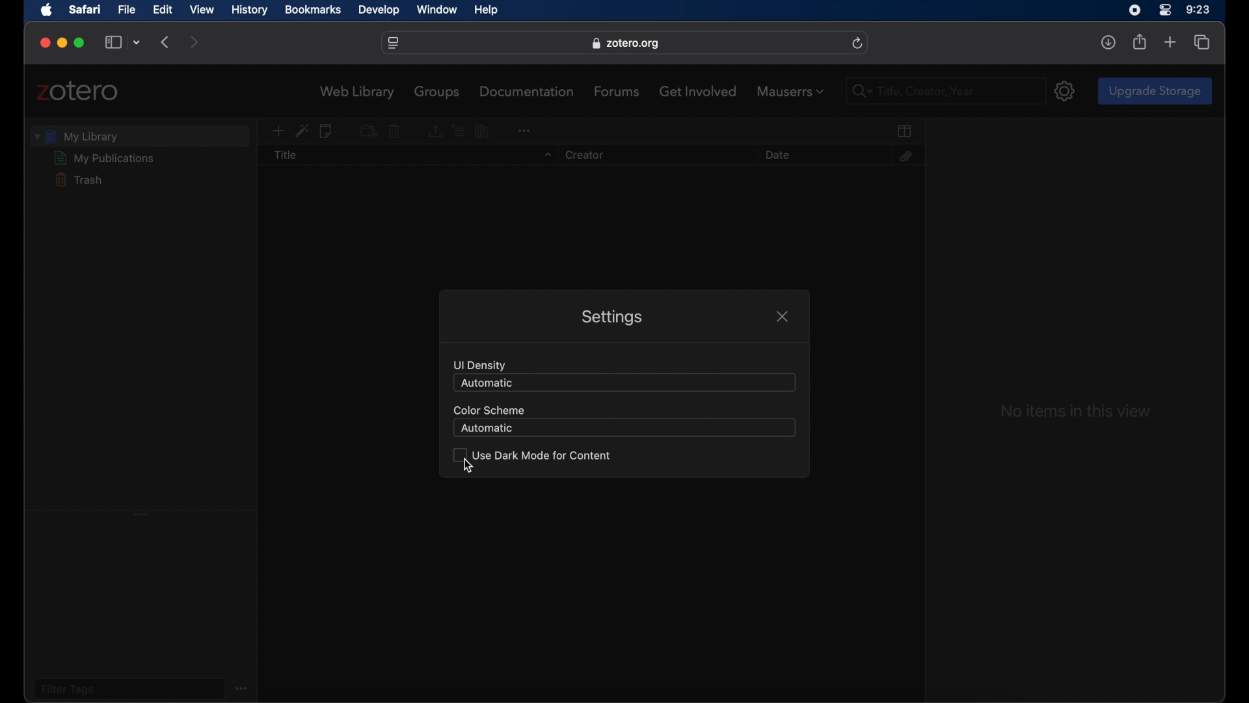 The width and height of the screenshot is (1249, 703). What do you see at coordinates (128, 10) in the screenshot?
I see `file` at bounding box center [128, 10].